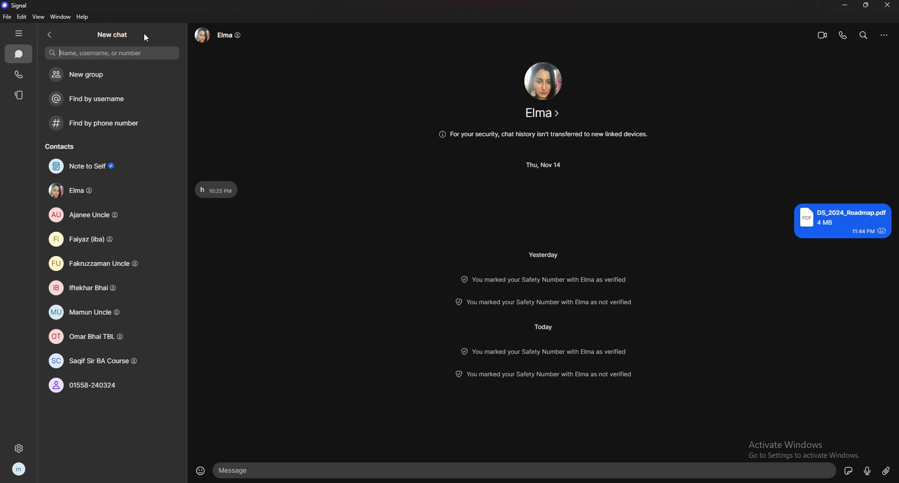  Describe the element at coordinates (845, 4) in the screenshot. I see `minimize` at that location.